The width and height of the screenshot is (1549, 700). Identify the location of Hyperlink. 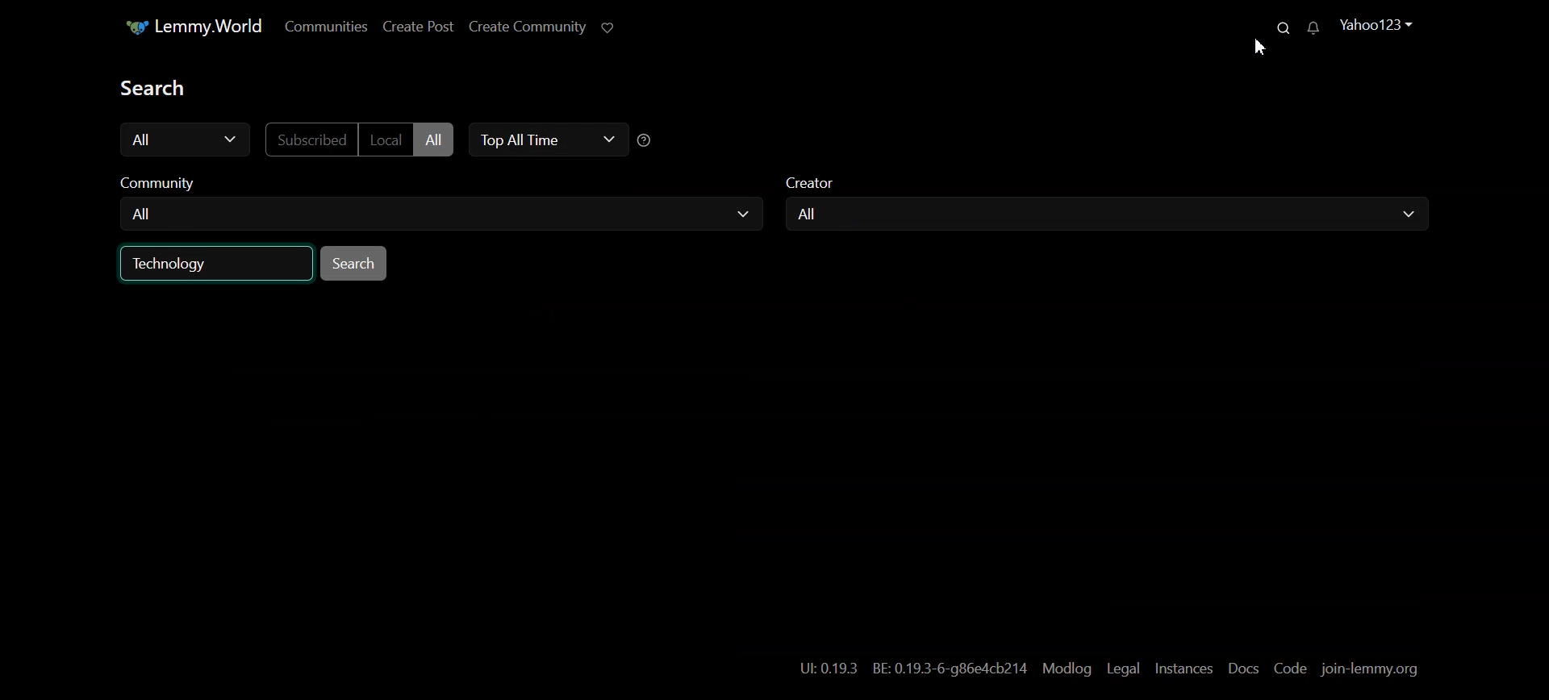
(908, 667).